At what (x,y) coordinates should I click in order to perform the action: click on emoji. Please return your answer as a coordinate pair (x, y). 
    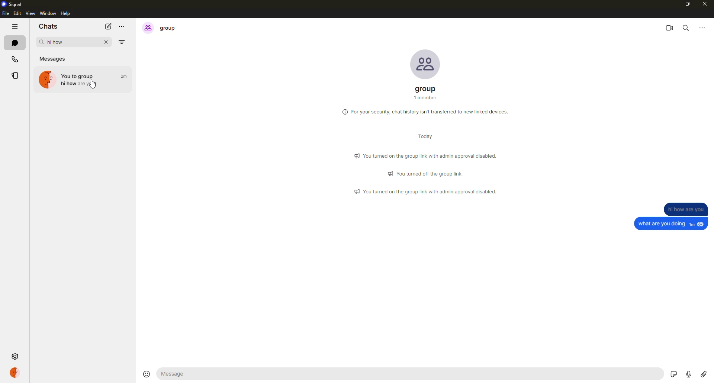
    Looking at the image, I should click on (145, 373).